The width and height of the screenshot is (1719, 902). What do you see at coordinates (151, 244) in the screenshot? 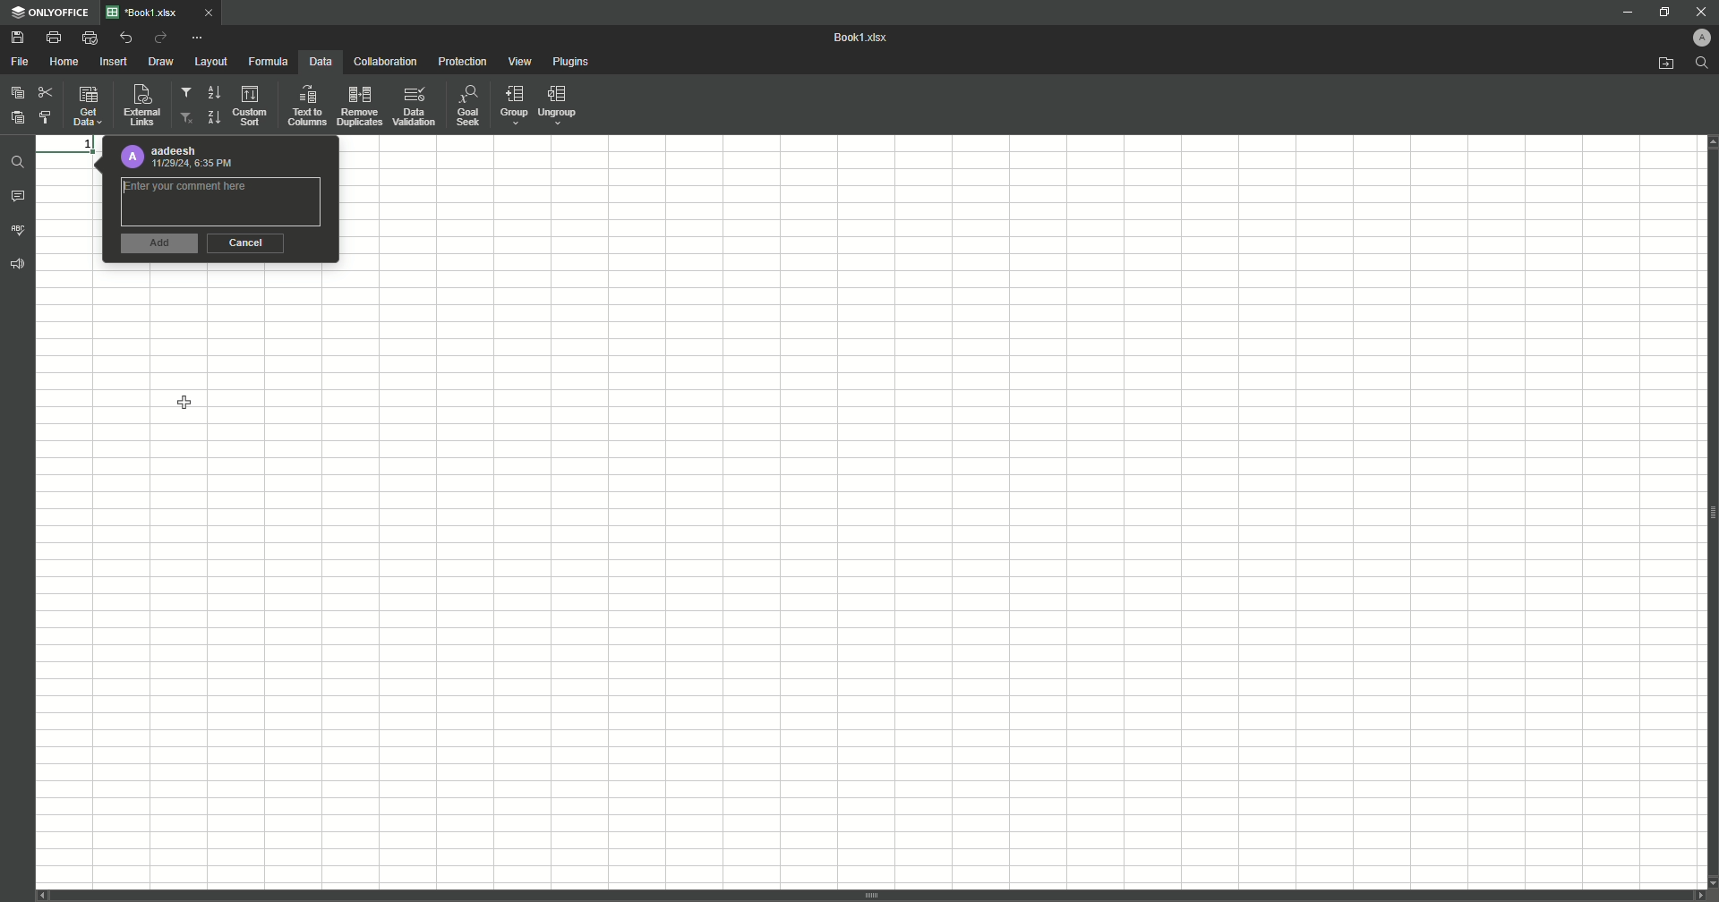
I see `Add` at bounding box center [151, 244].